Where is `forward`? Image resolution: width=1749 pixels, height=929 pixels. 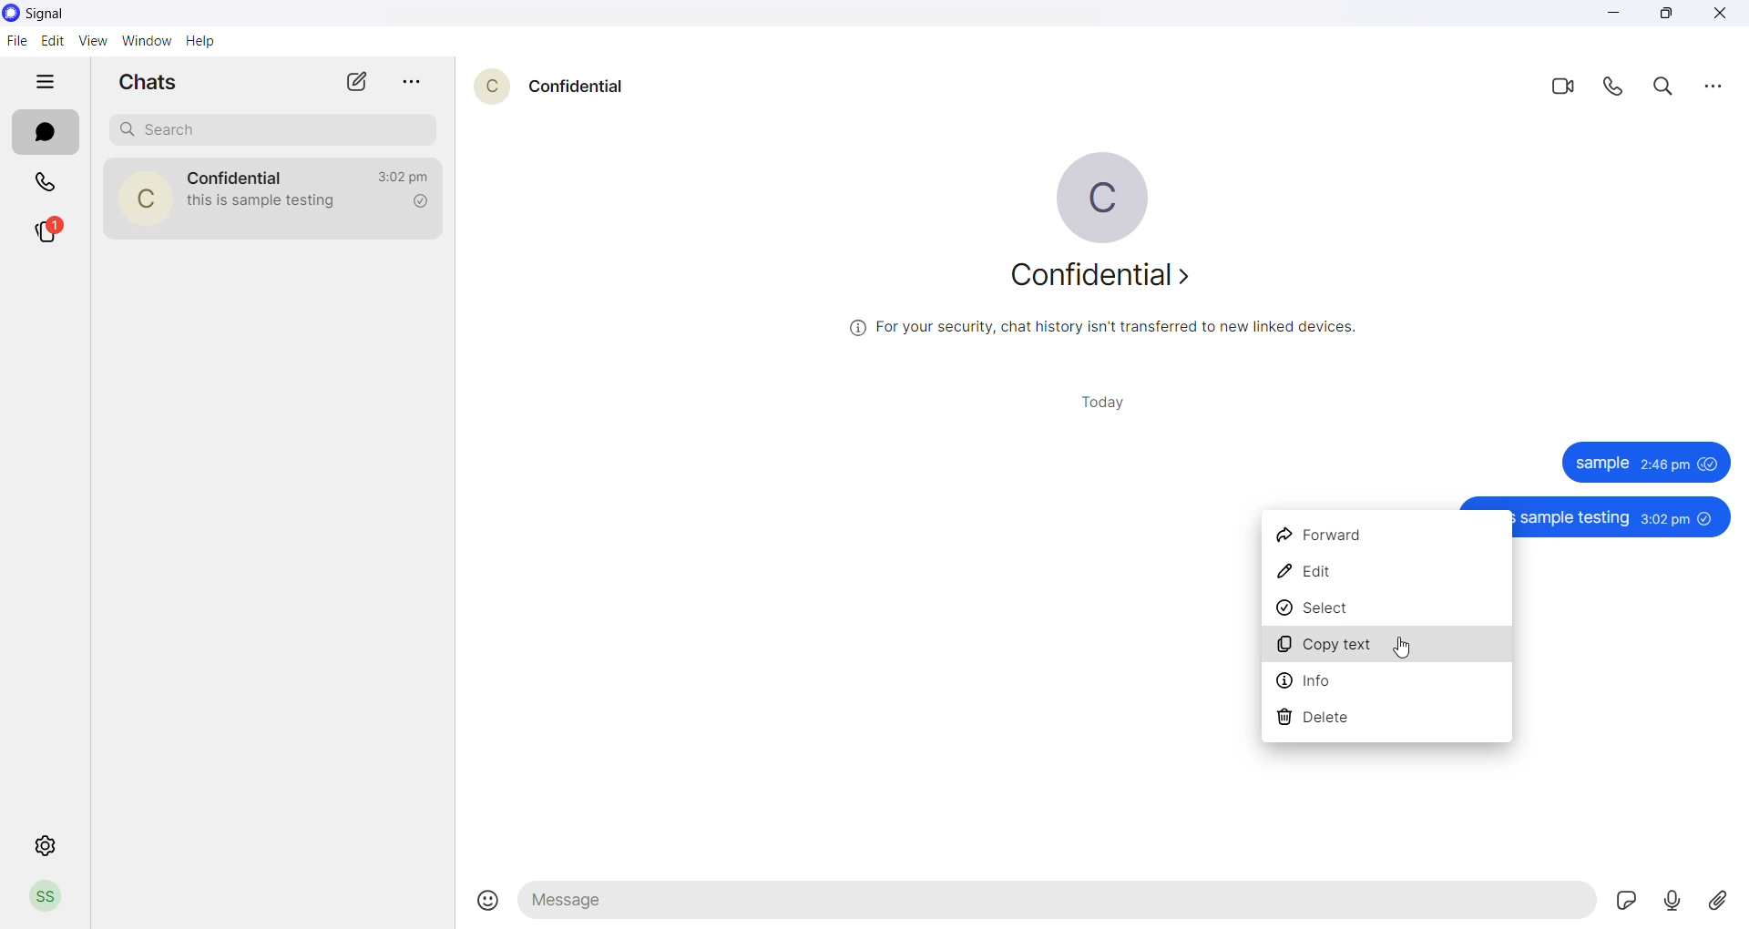
forward is located at coordinates (1382, 531).